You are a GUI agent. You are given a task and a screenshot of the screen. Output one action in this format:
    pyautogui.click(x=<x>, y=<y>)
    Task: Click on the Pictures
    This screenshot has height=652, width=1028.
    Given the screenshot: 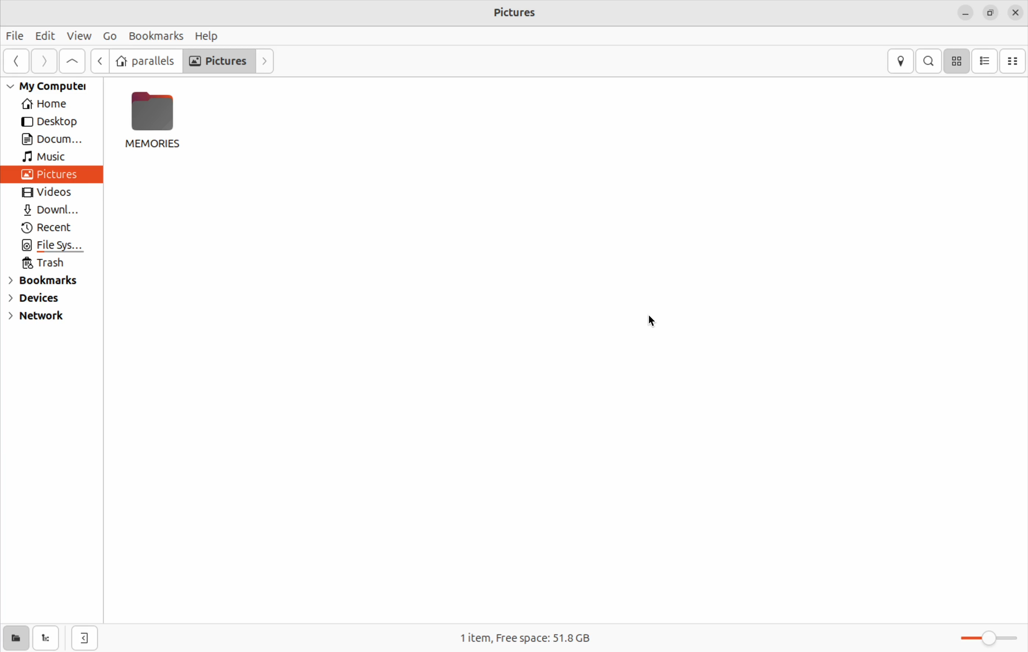 What is the action you would take?
    pyautogui.click(x=518, y=14)
    